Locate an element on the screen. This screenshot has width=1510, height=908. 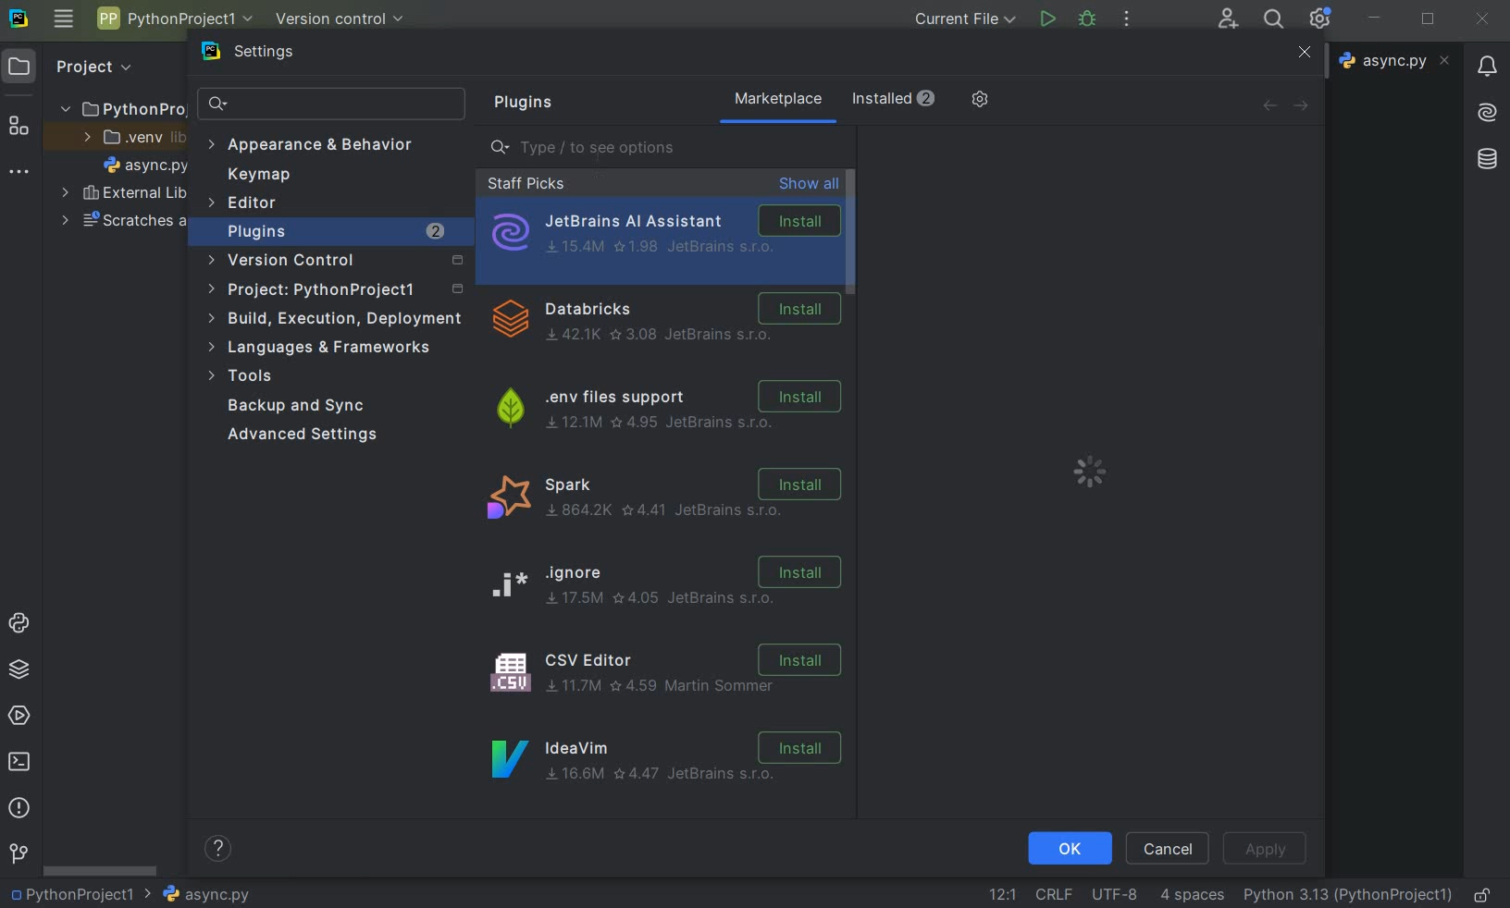
external libraries is located at coordinates (121, 192).